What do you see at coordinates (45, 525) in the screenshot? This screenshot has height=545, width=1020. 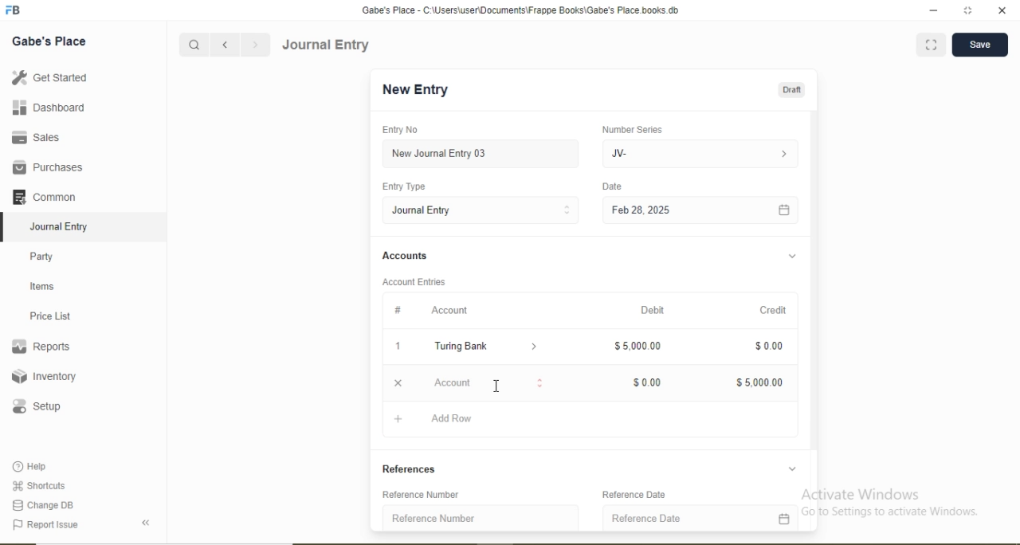 I see `Report Issue` at bounding box center [45, 525].